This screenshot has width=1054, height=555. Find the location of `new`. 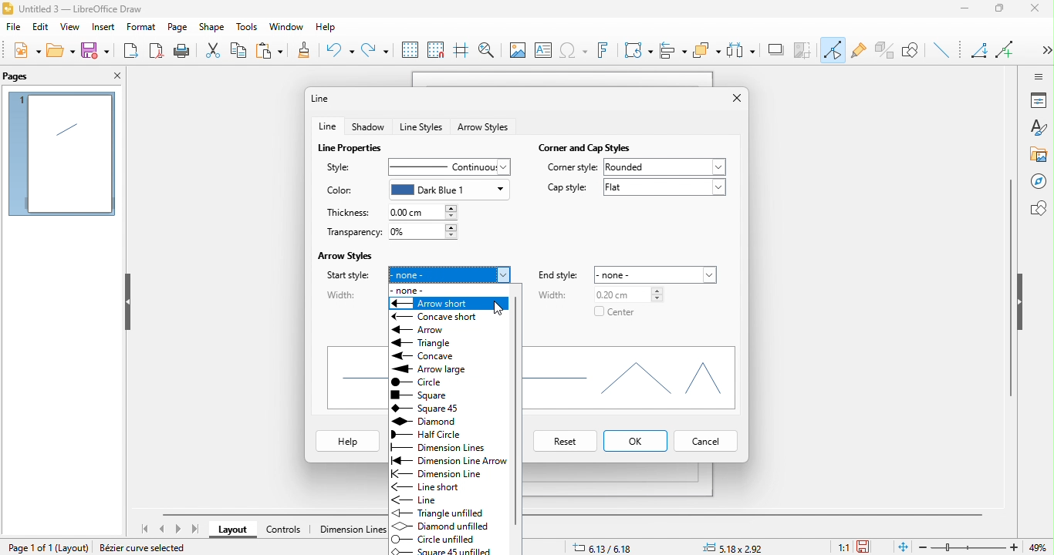

new is located at coordinates (25, 52).